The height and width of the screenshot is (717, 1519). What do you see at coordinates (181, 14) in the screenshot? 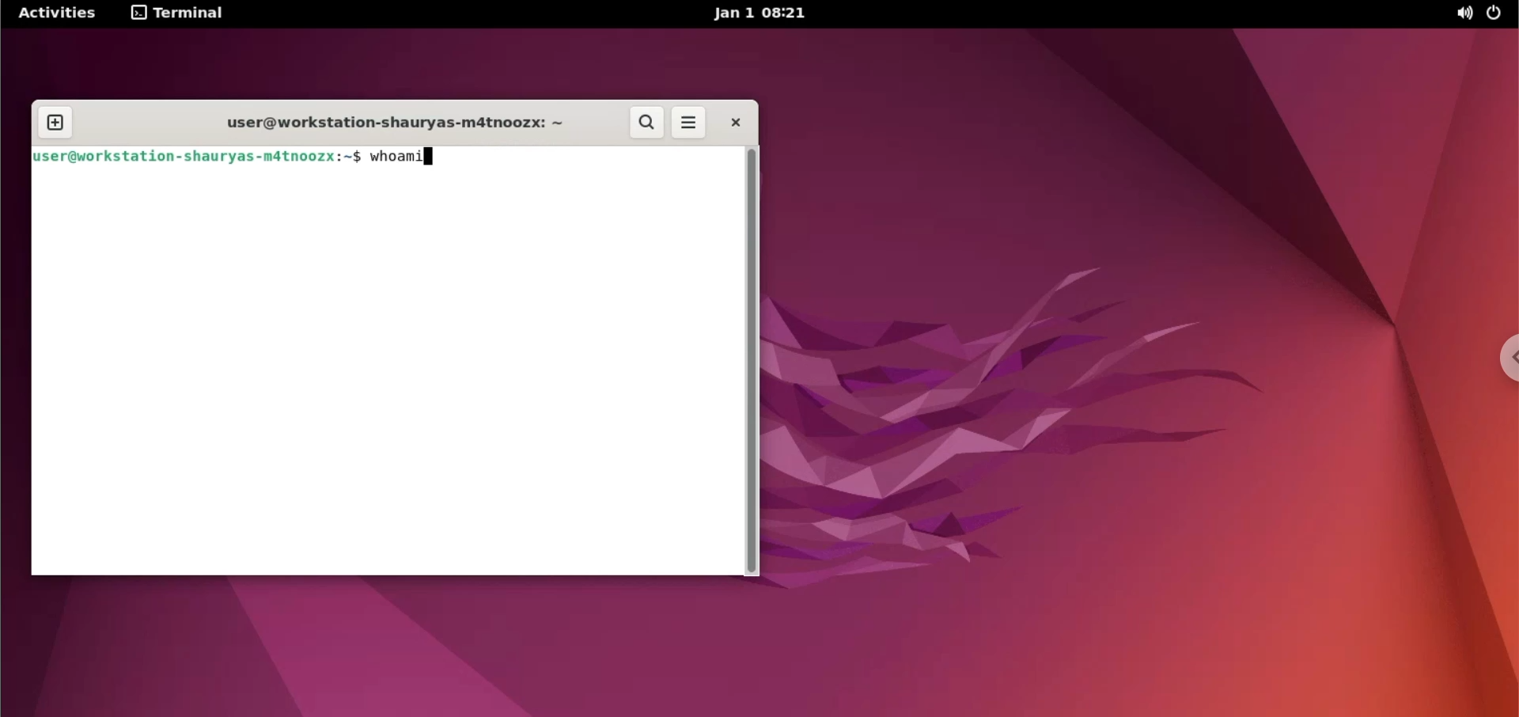
I see `terminal` at bounding box center [181, 14].